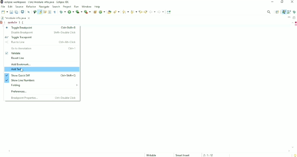  I want to click on Validate, so click(14, 54).